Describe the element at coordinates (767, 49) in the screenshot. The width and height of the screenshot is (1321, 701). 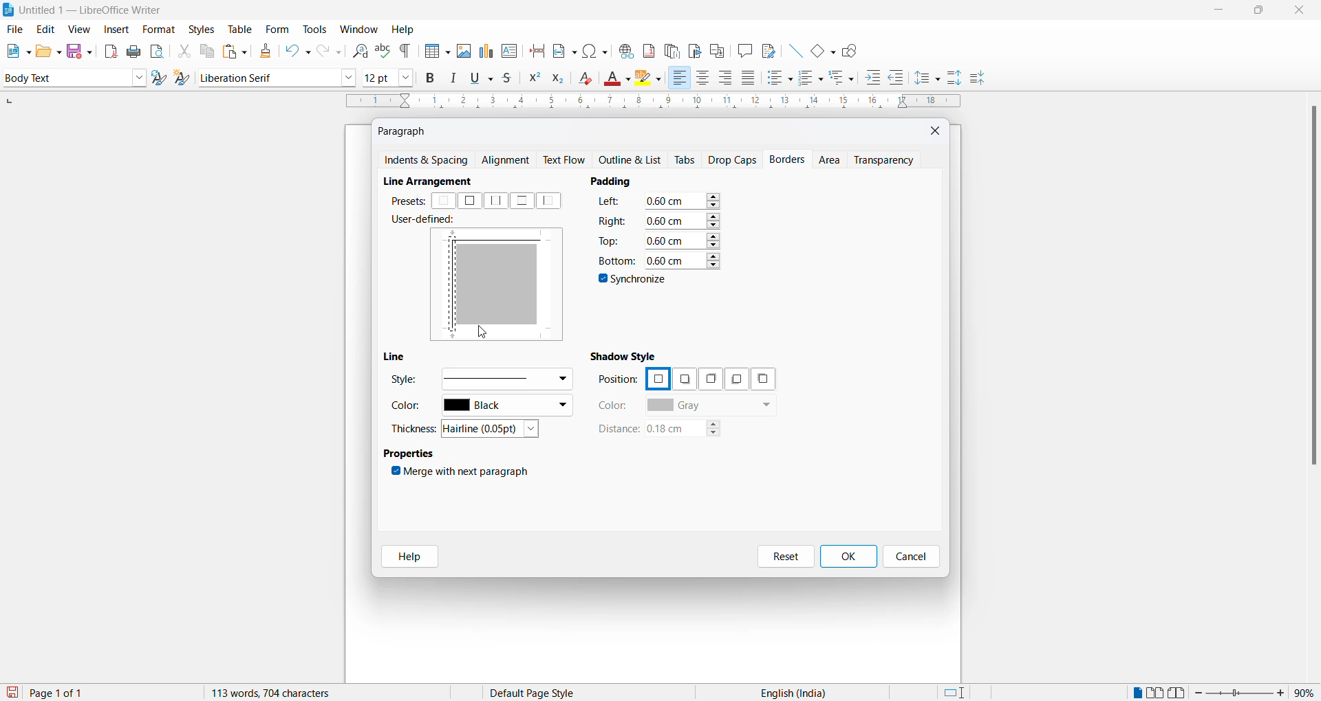
I see `insert cross-reference` at that location.